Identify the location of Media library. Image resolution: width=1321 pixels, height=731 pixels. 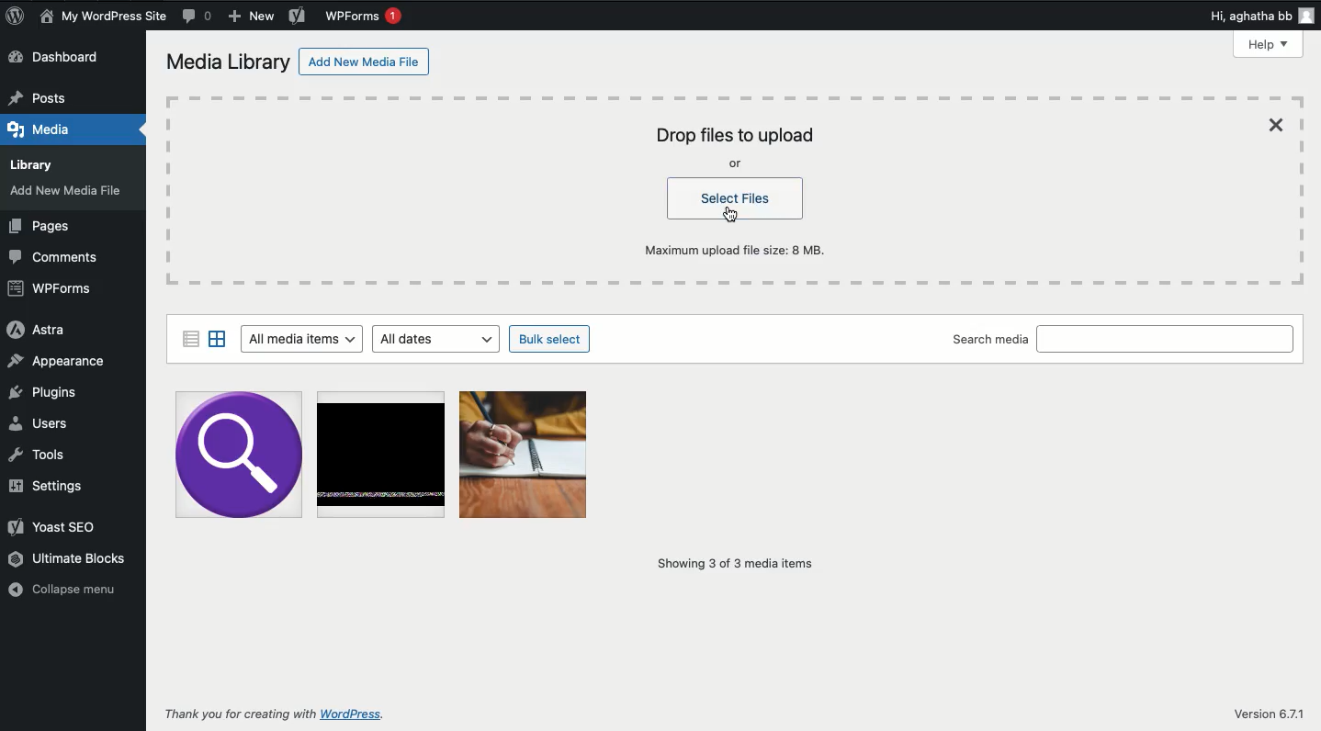
(229, 64).